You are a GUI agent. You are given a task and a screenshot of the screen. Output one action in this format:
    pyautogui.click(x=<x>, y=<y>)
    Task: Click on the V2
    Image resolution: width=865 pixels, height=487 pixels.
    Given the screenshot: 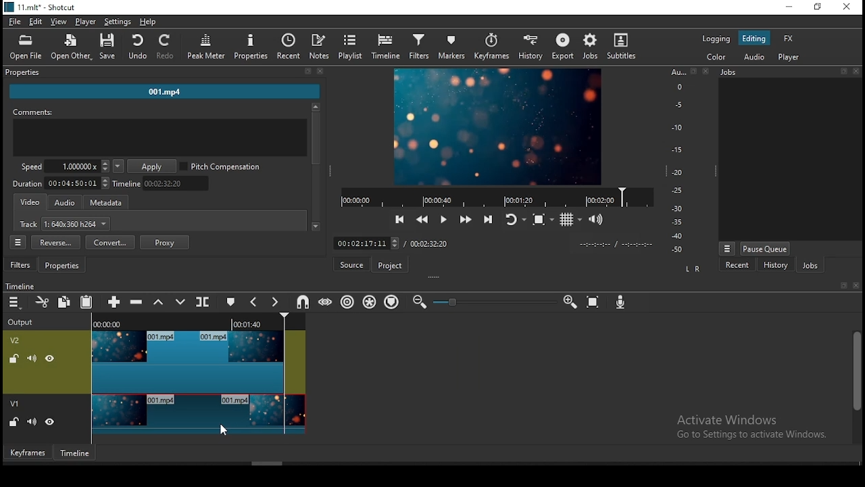 What is the action you would take?
    pyautogui.click(x=17, y=340)
    